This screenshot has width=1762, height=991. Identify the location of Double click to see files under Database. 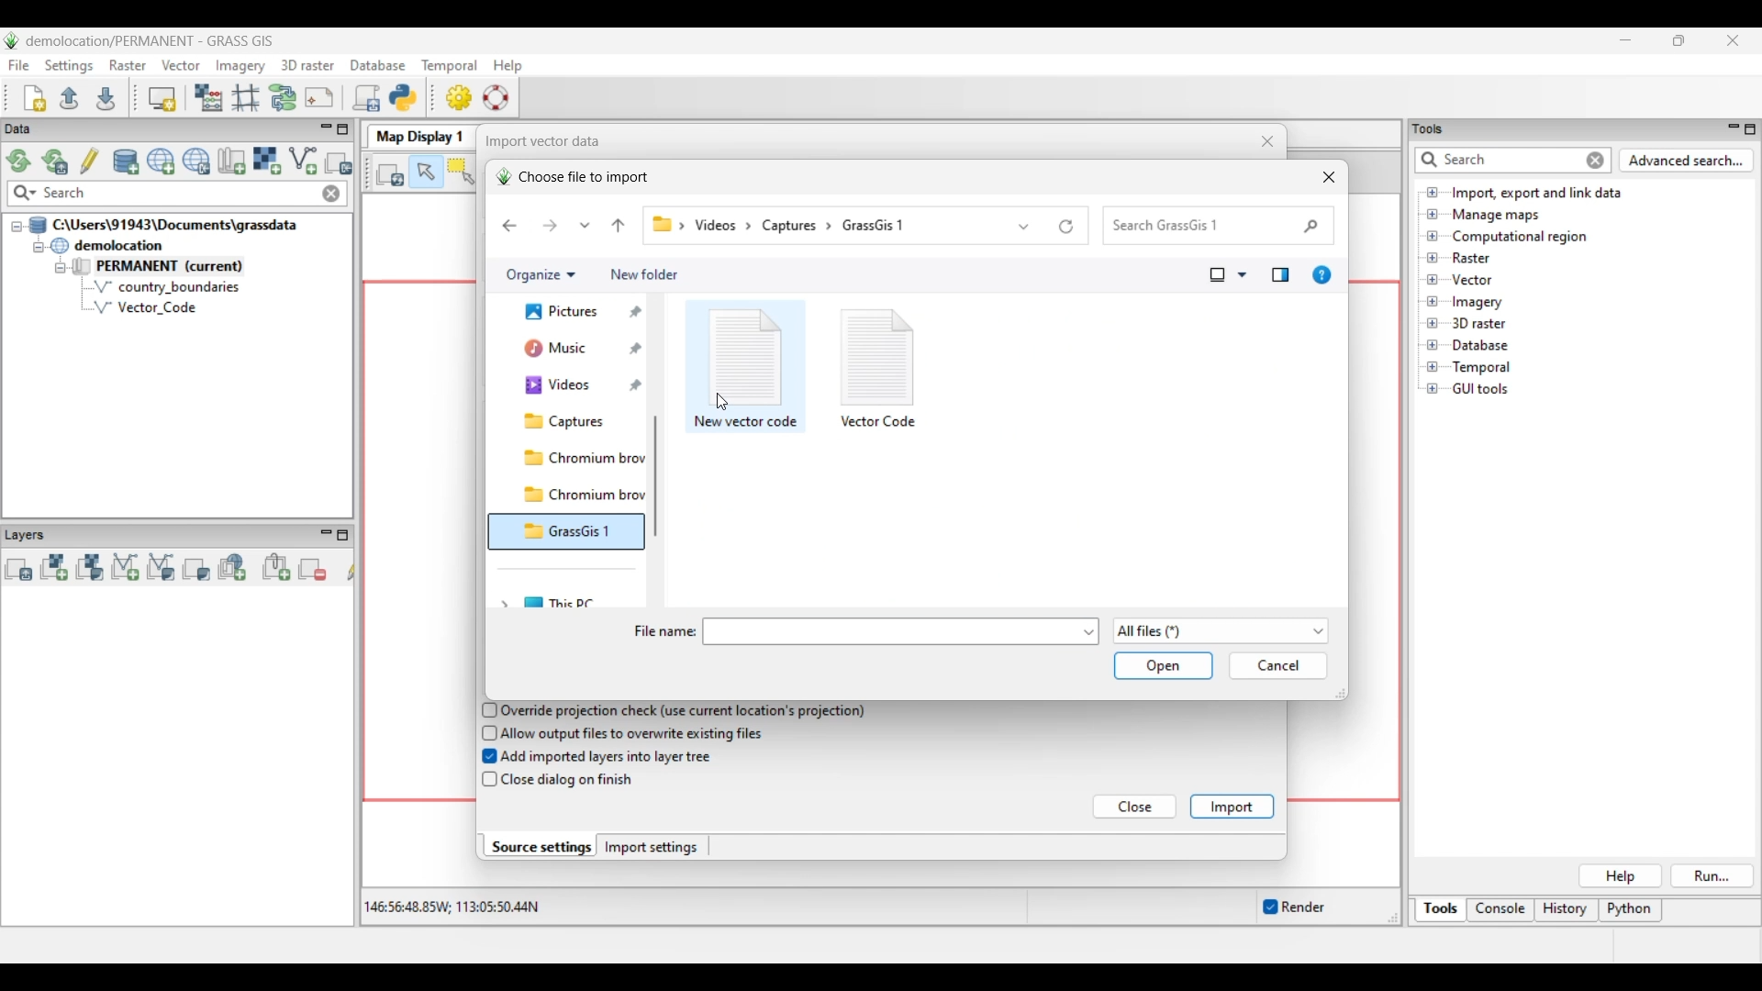
(1479, 346).